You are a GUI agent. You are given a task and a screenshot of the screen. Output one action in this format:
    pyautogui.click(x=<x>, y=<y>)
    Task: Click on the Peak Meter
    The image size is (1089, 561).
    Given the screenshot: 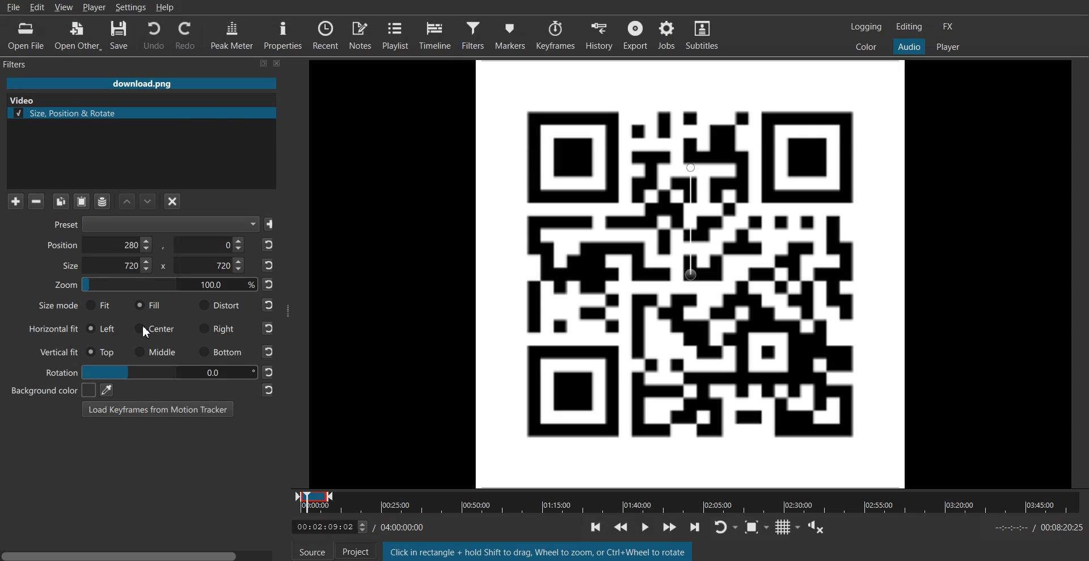 What is the action you would take?
    pyautogui.click(x=231, y=36)
    